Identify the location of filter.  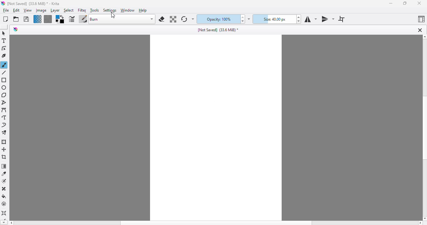
(82, 10).